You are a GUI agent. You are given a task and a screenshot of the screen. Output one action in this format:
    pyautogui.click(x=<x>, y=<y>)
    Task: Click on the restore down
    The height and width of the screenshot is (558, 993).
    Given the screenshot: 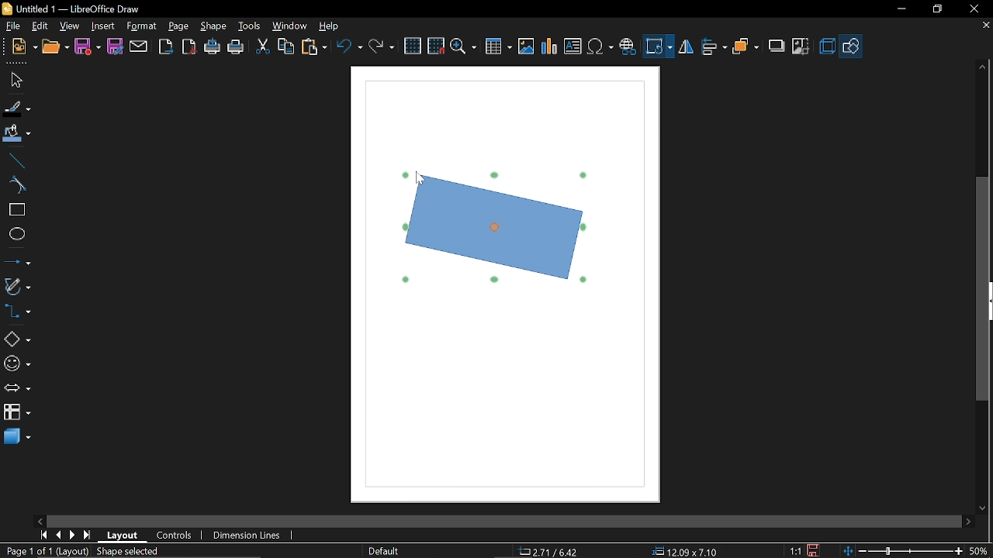 What is the action you would take?
    pyautogui.click(x=937, y=9)
    